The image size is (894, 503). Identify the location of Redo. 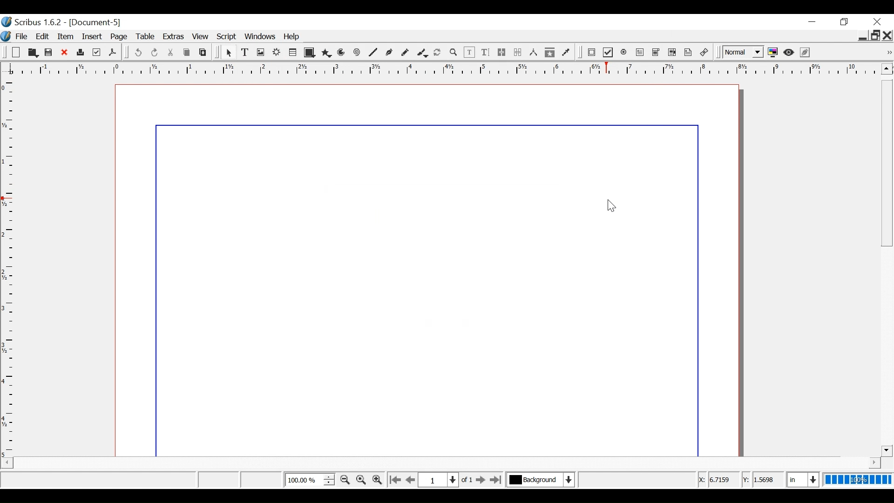
(155, 53).